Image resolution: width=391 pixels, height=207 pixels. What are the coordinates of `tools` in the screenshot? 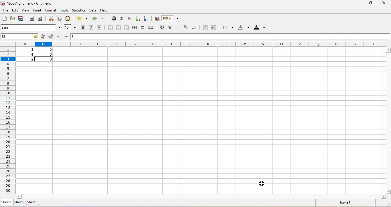 It's located at (64, 11).